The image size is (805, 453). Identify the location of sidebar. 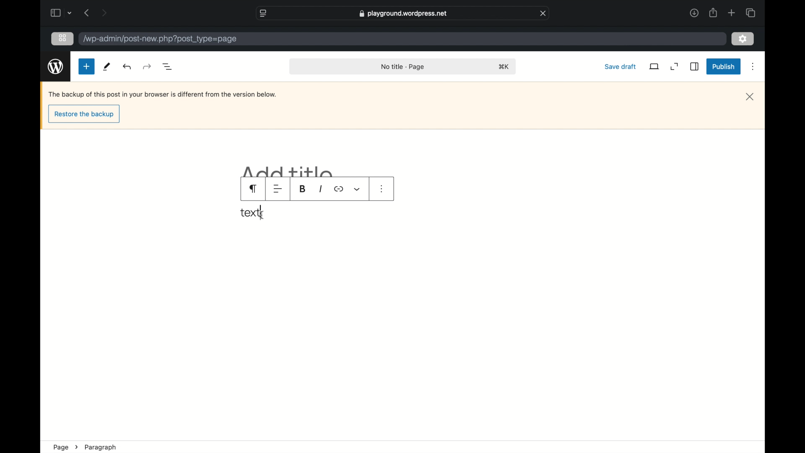
(695, 67).